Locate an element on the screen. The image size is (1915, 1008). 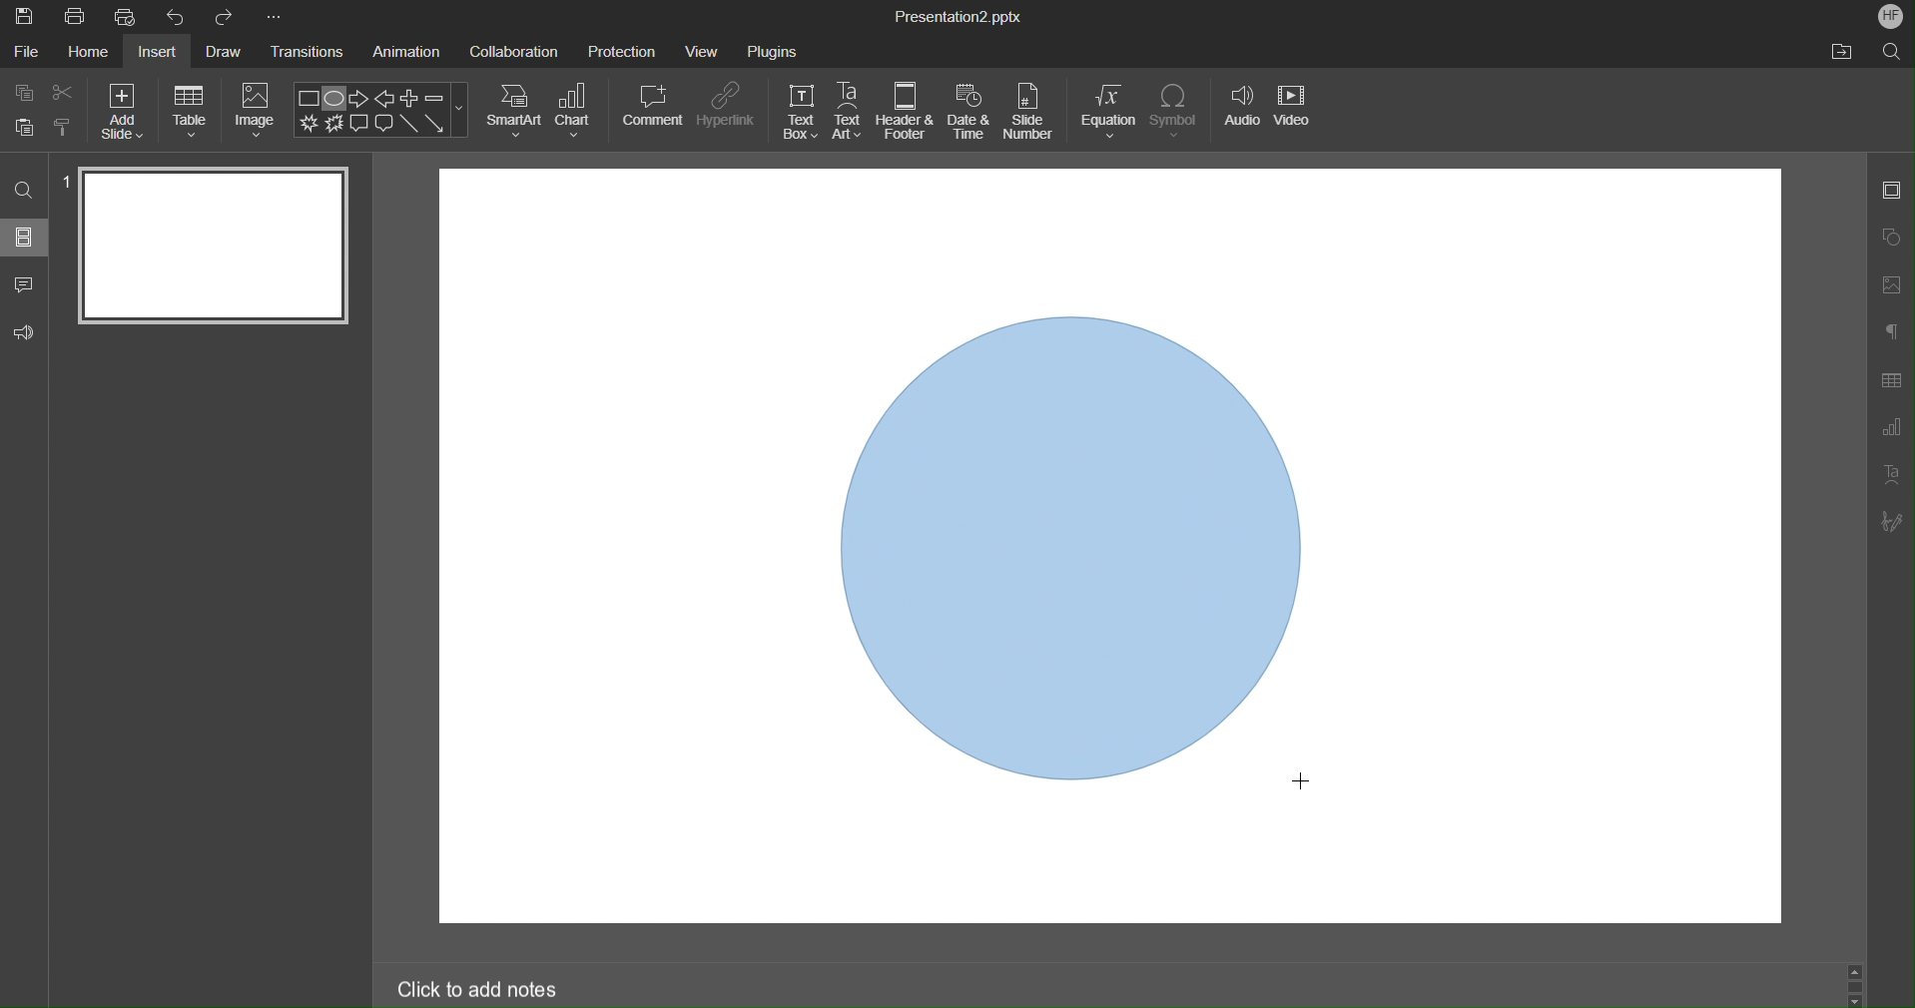
Slide Settings is located at coordinates (1891, 194).